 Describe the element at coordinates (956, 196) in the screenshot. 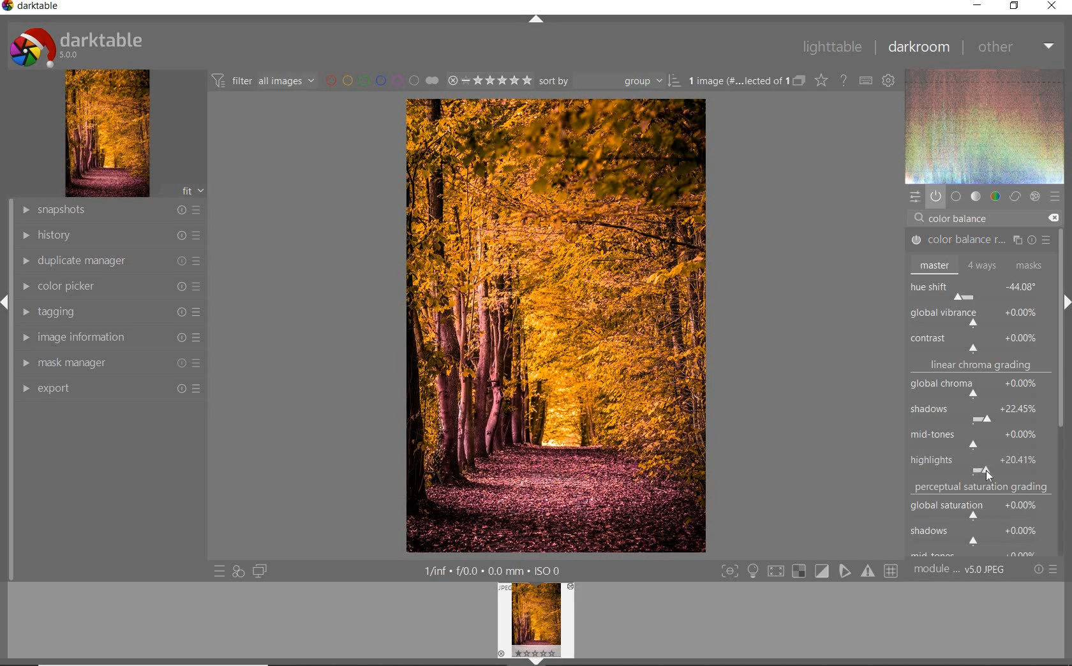

I see `base` at that location.